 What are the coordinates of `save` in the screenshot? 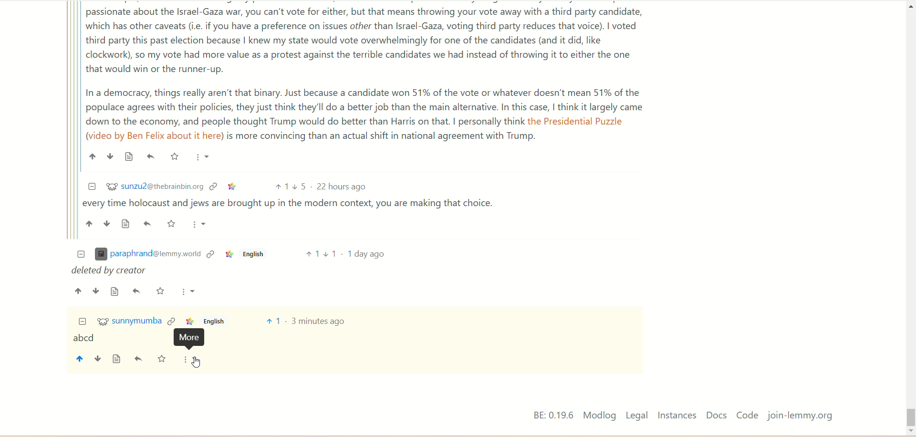 It's located at (162, 360).